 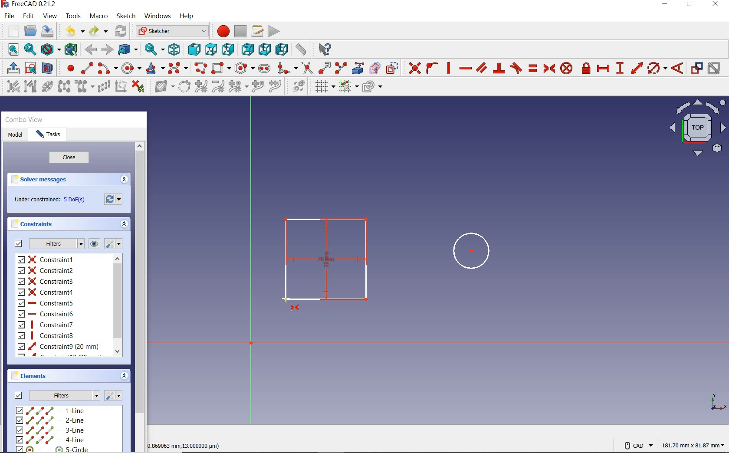 I want to click on decrease B-spline degree, so click(x=217, y=86).